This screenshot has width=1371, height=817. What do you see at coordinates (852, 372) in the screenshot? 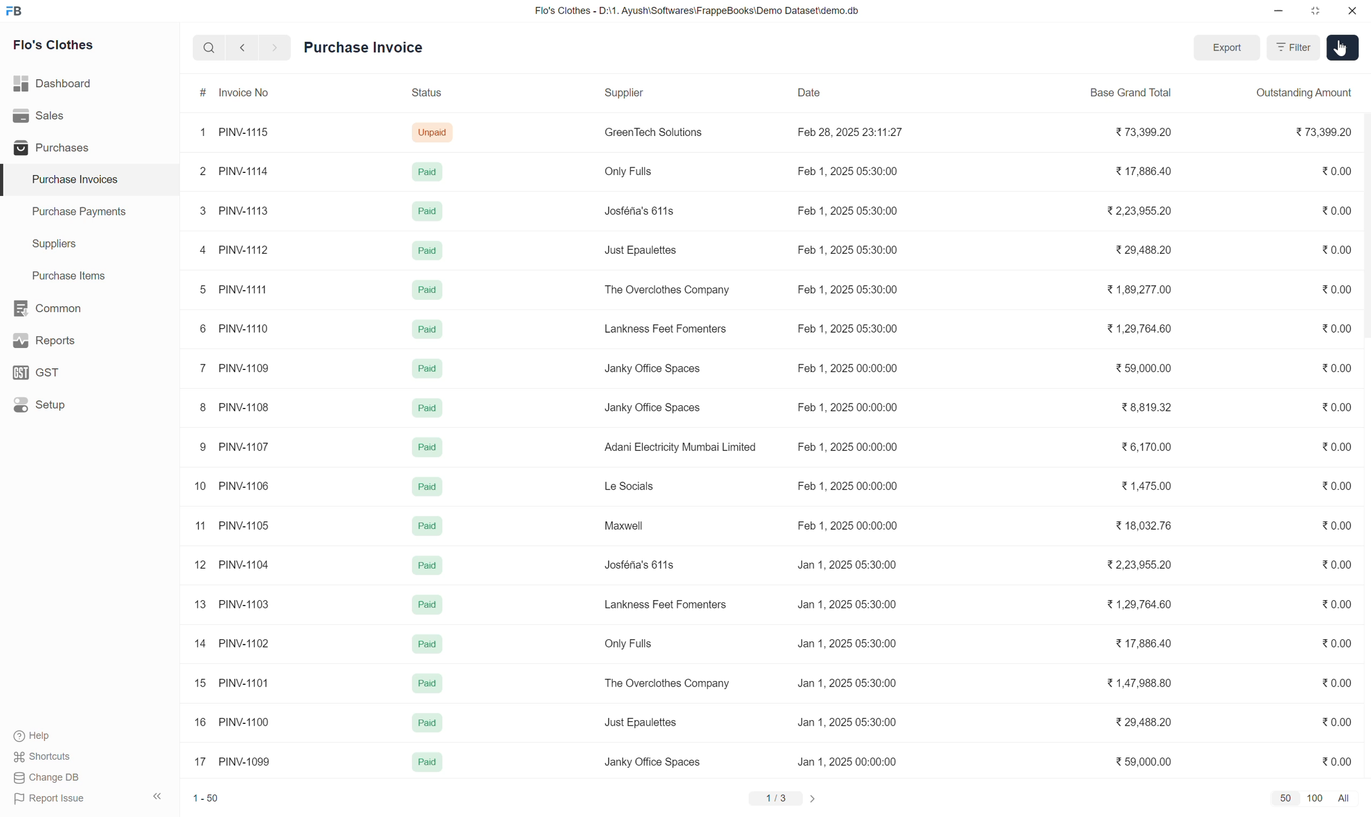
I see `Feb 1, 2025 00:00:00` at bounding box center [852, 372].